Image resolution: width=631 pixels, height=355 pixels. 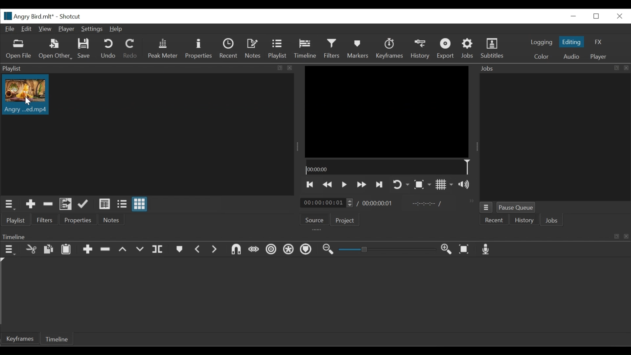 I want to click on Timeline menu, so click(x=11, y=250).